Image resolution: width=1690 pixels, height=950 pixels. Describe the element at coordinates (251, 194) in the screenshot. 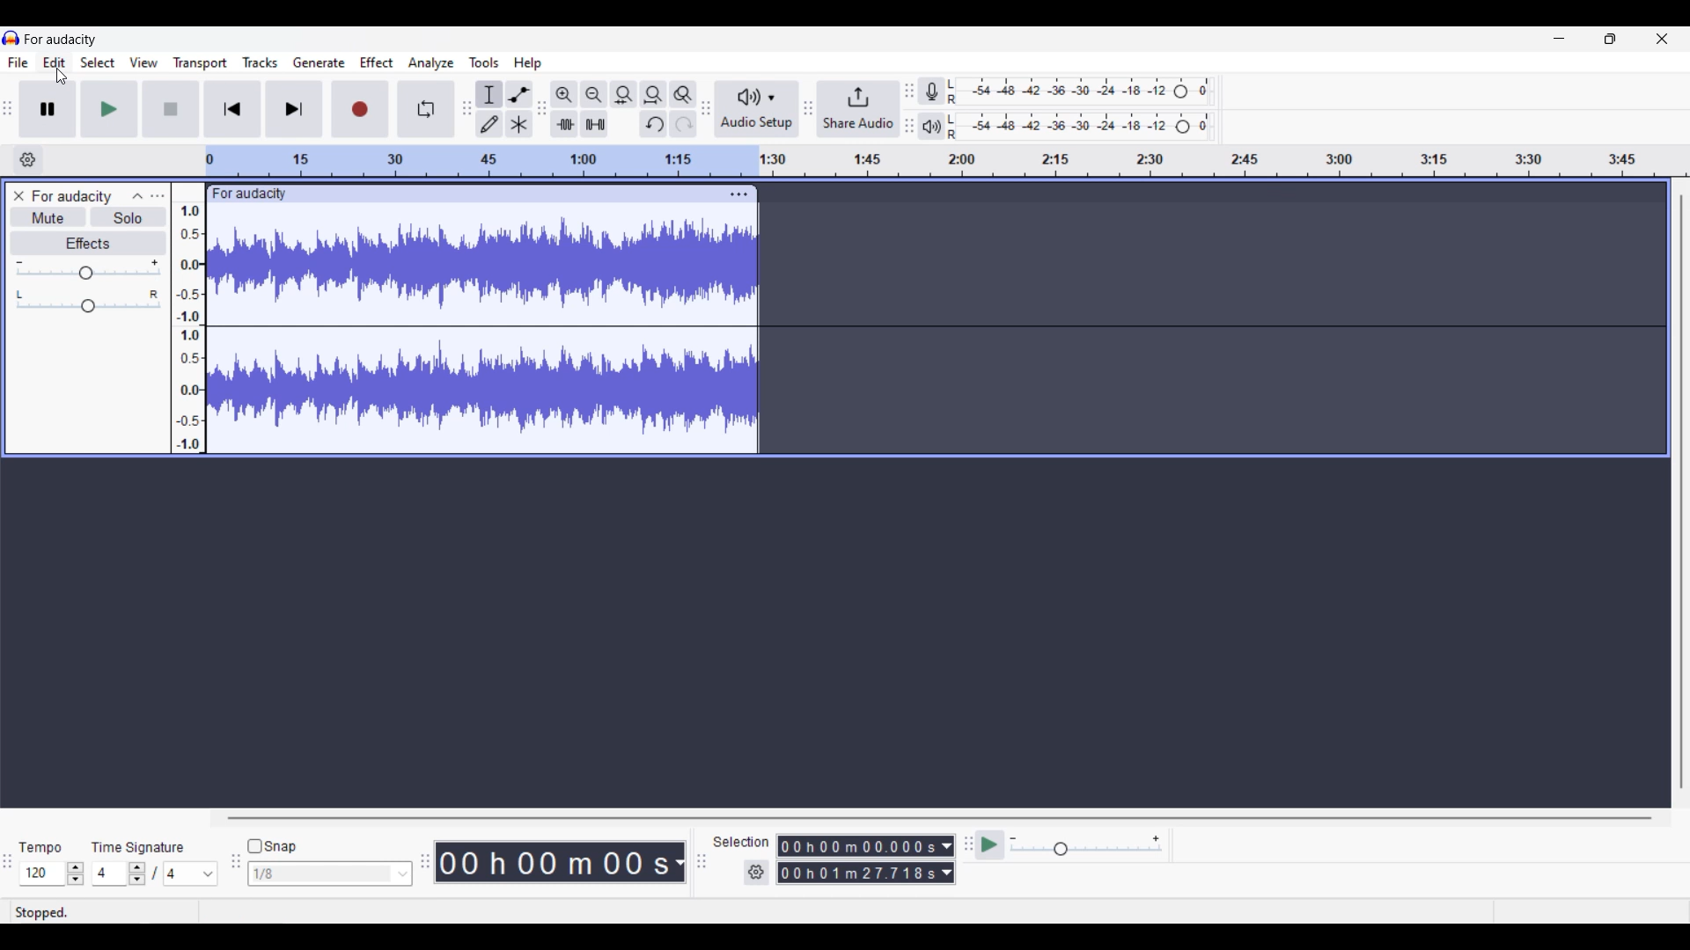

I see `for audacity` at that location.